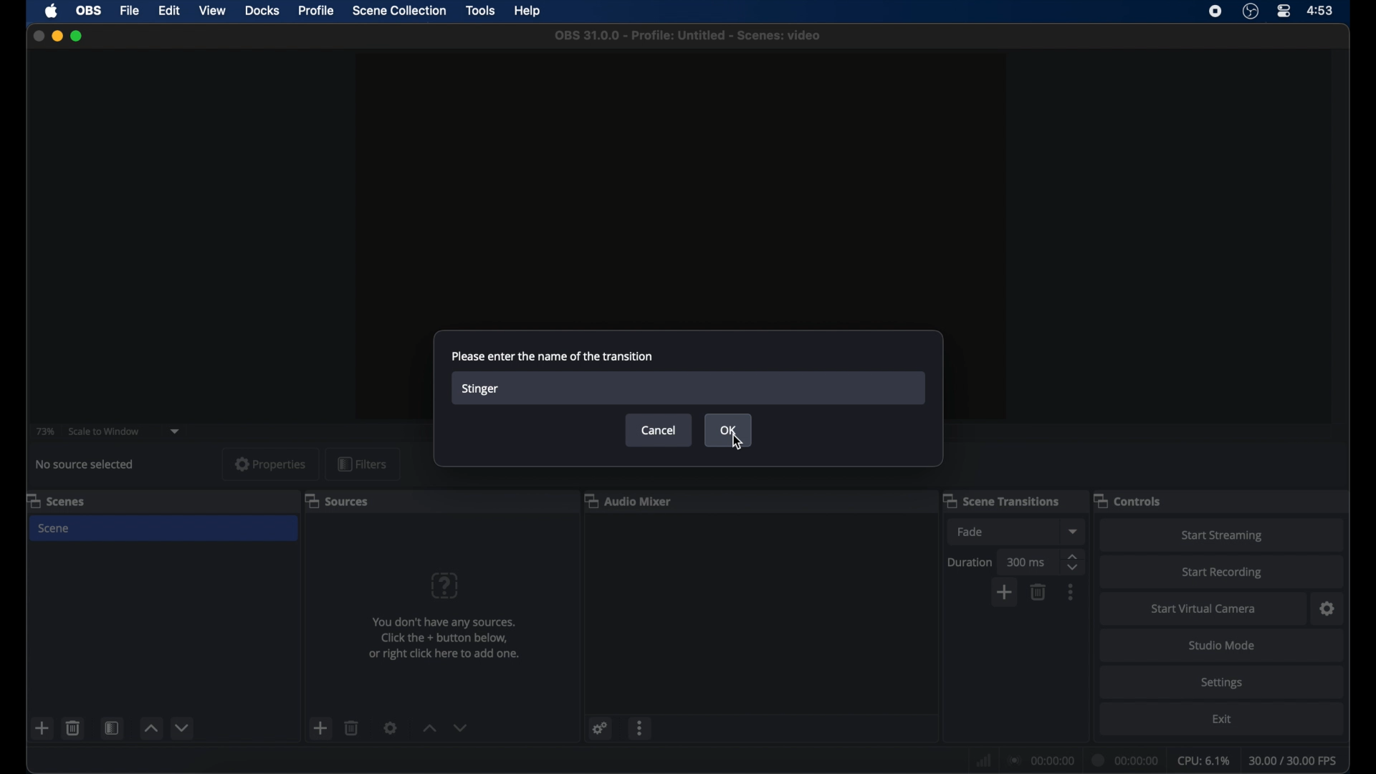 The height and width of the screenshot is (774, 1376). What do you see at coordinates (56, 500) in the screenshot?
I see `scenes` at bounding box center [56, 500].